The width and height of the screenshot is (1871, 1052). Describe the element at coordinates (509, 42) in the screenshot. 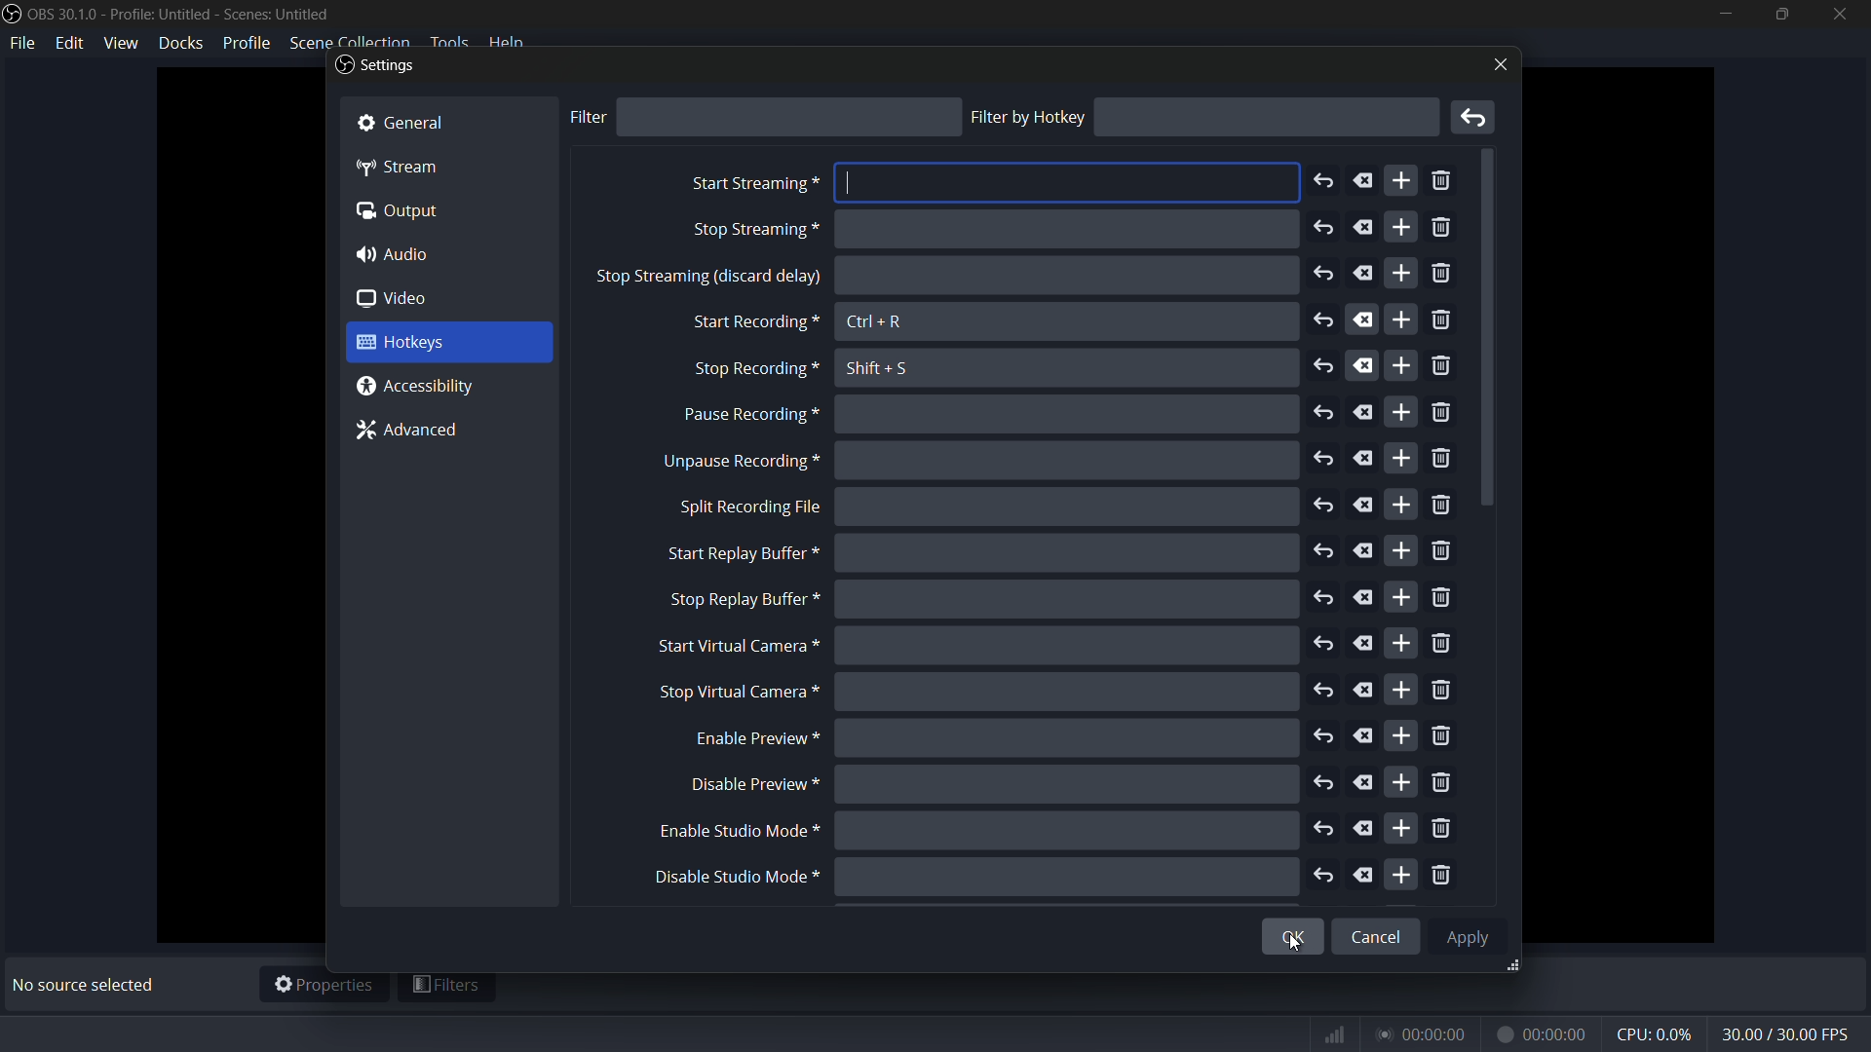

I see `help menu` at that location.